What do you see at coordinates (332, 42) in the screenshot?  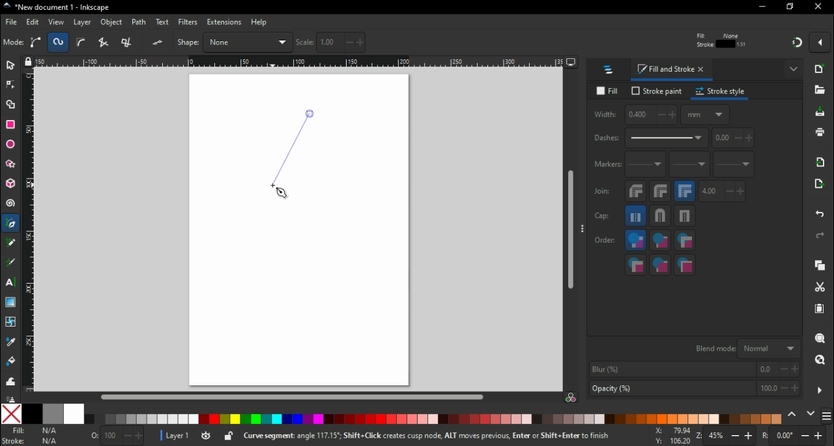 I see `scale` at bounding box center [332, 42].